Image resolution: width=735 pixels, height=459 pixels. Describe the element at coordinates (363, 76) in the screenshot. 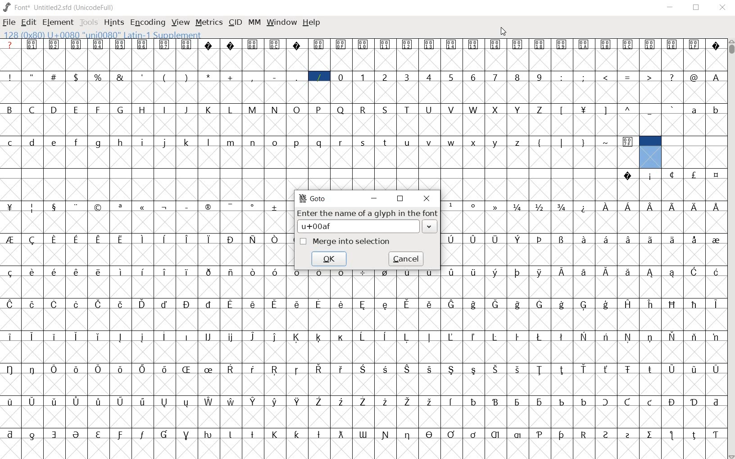

I see `1` at that location.